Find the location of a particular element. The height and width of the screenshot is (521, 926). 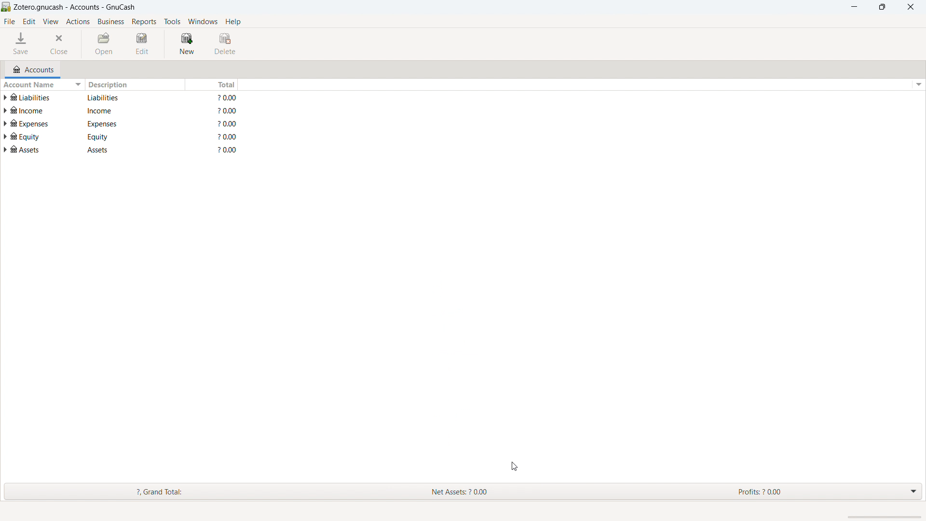

edit is located at coordinates (29, 21).